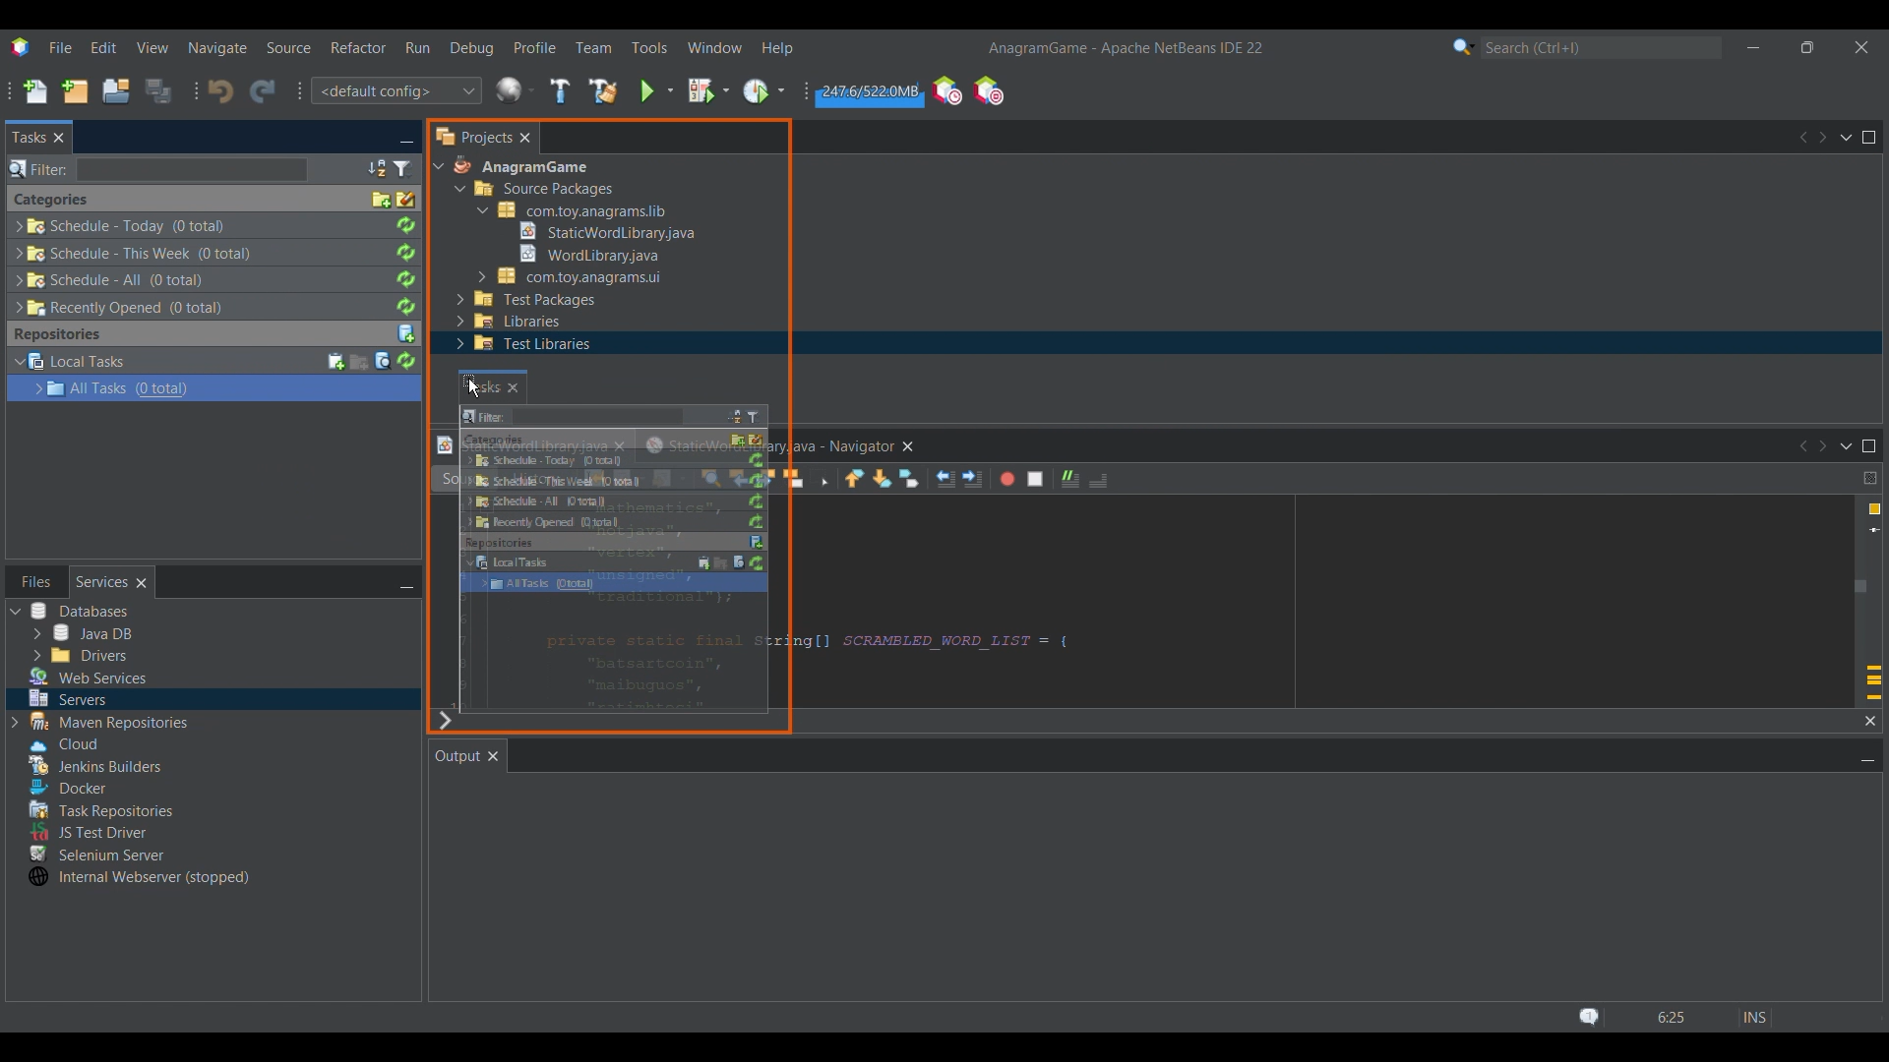 The image size is (1889, 1062). I want to click on Debug menu, so click(470, 48).